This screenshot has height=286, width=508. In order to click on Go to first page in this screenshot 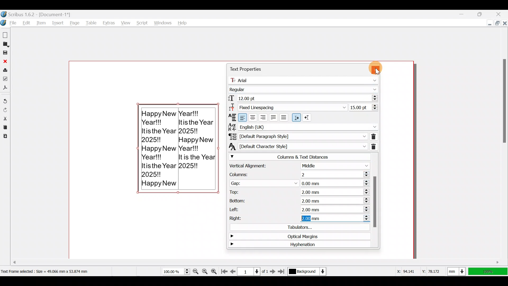, I will do `click(224, 270)`.